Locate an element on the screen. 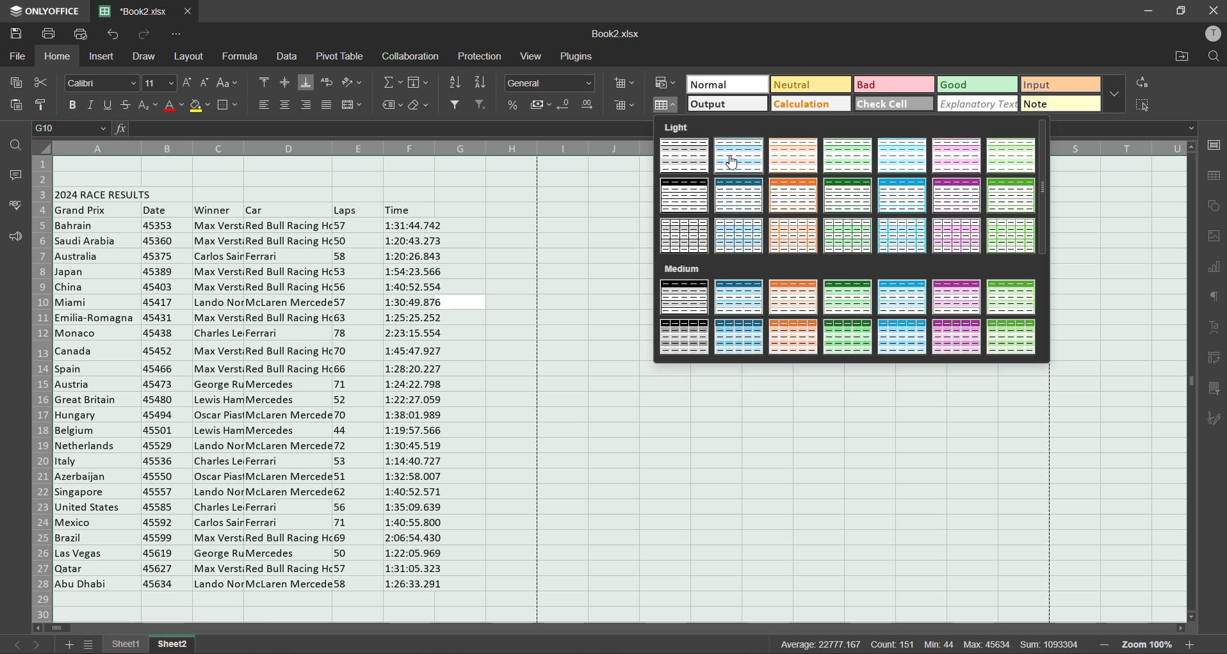  table style light 2 is located at coordinates (740, 157).